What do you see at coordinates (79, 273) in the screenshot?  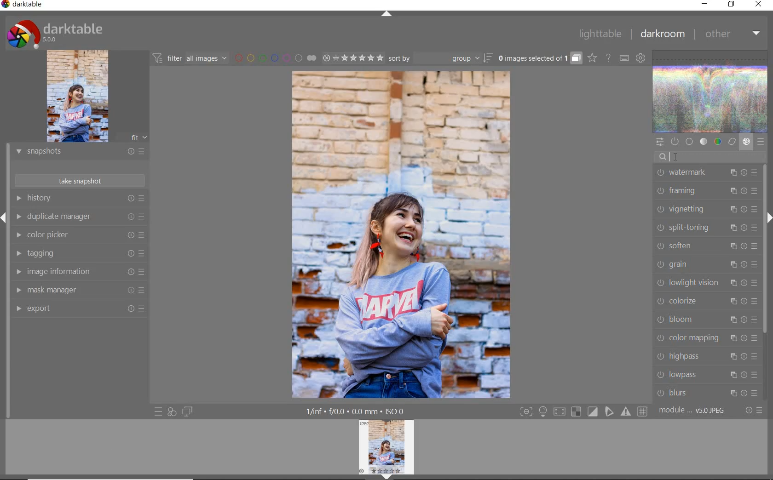 I see `image information` at bounding box center [79, 273].